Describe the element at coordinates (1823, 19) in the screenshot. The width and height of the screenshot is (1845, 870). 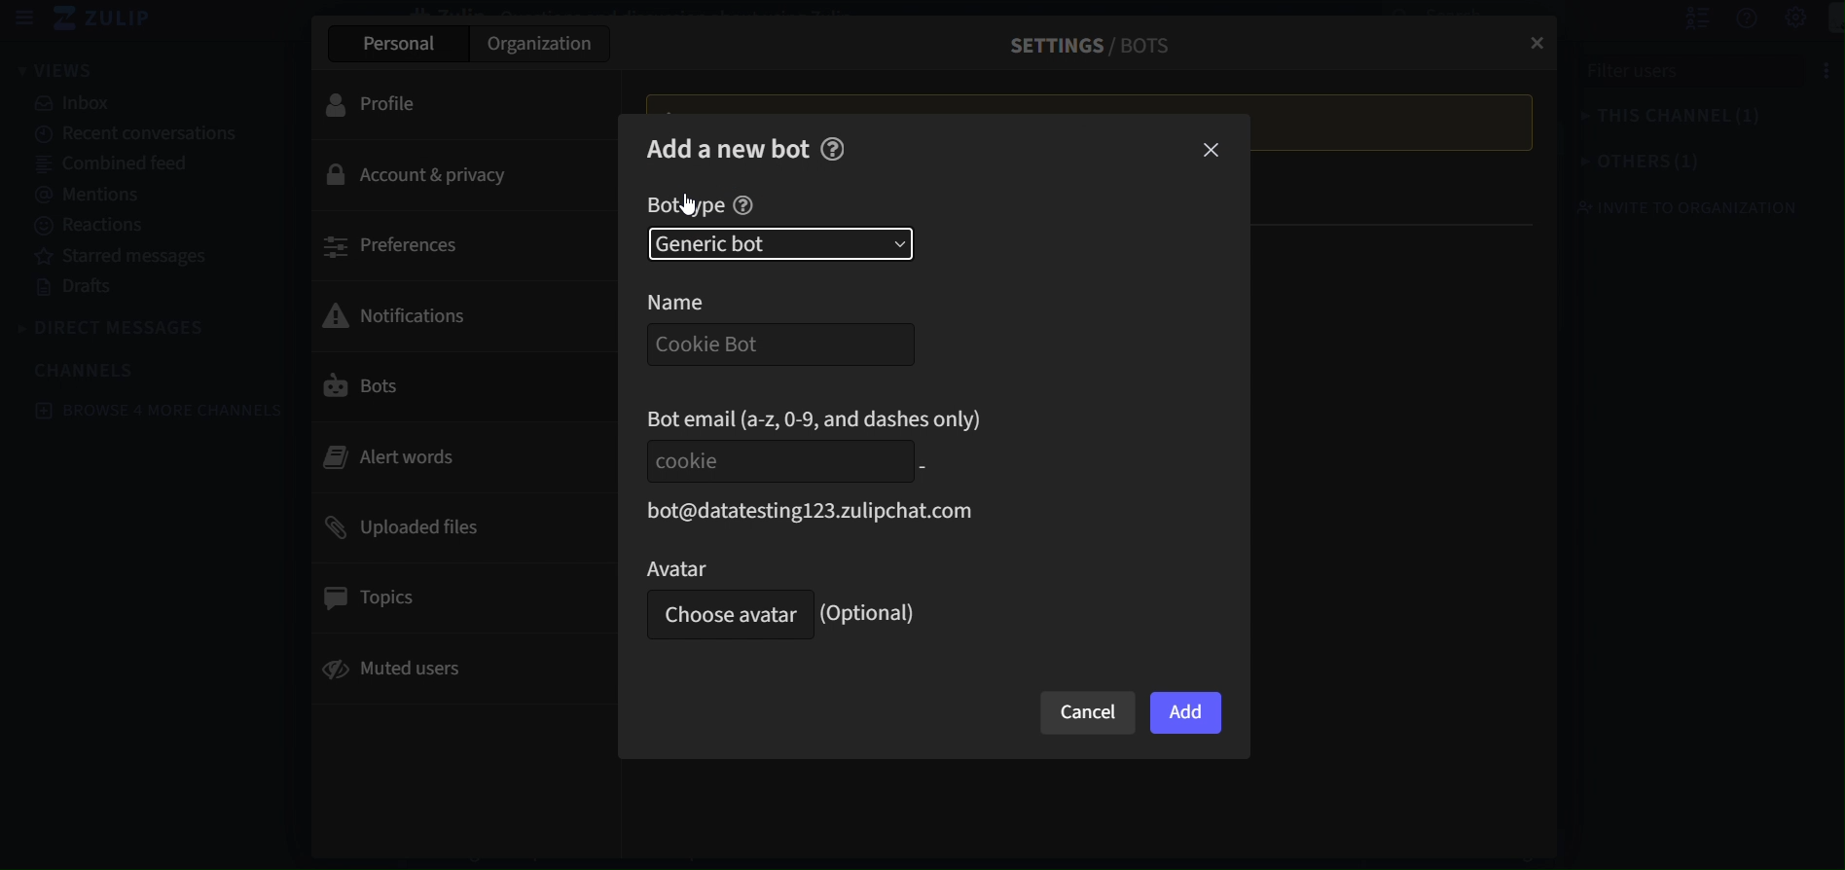
I see `main menu` at that location.